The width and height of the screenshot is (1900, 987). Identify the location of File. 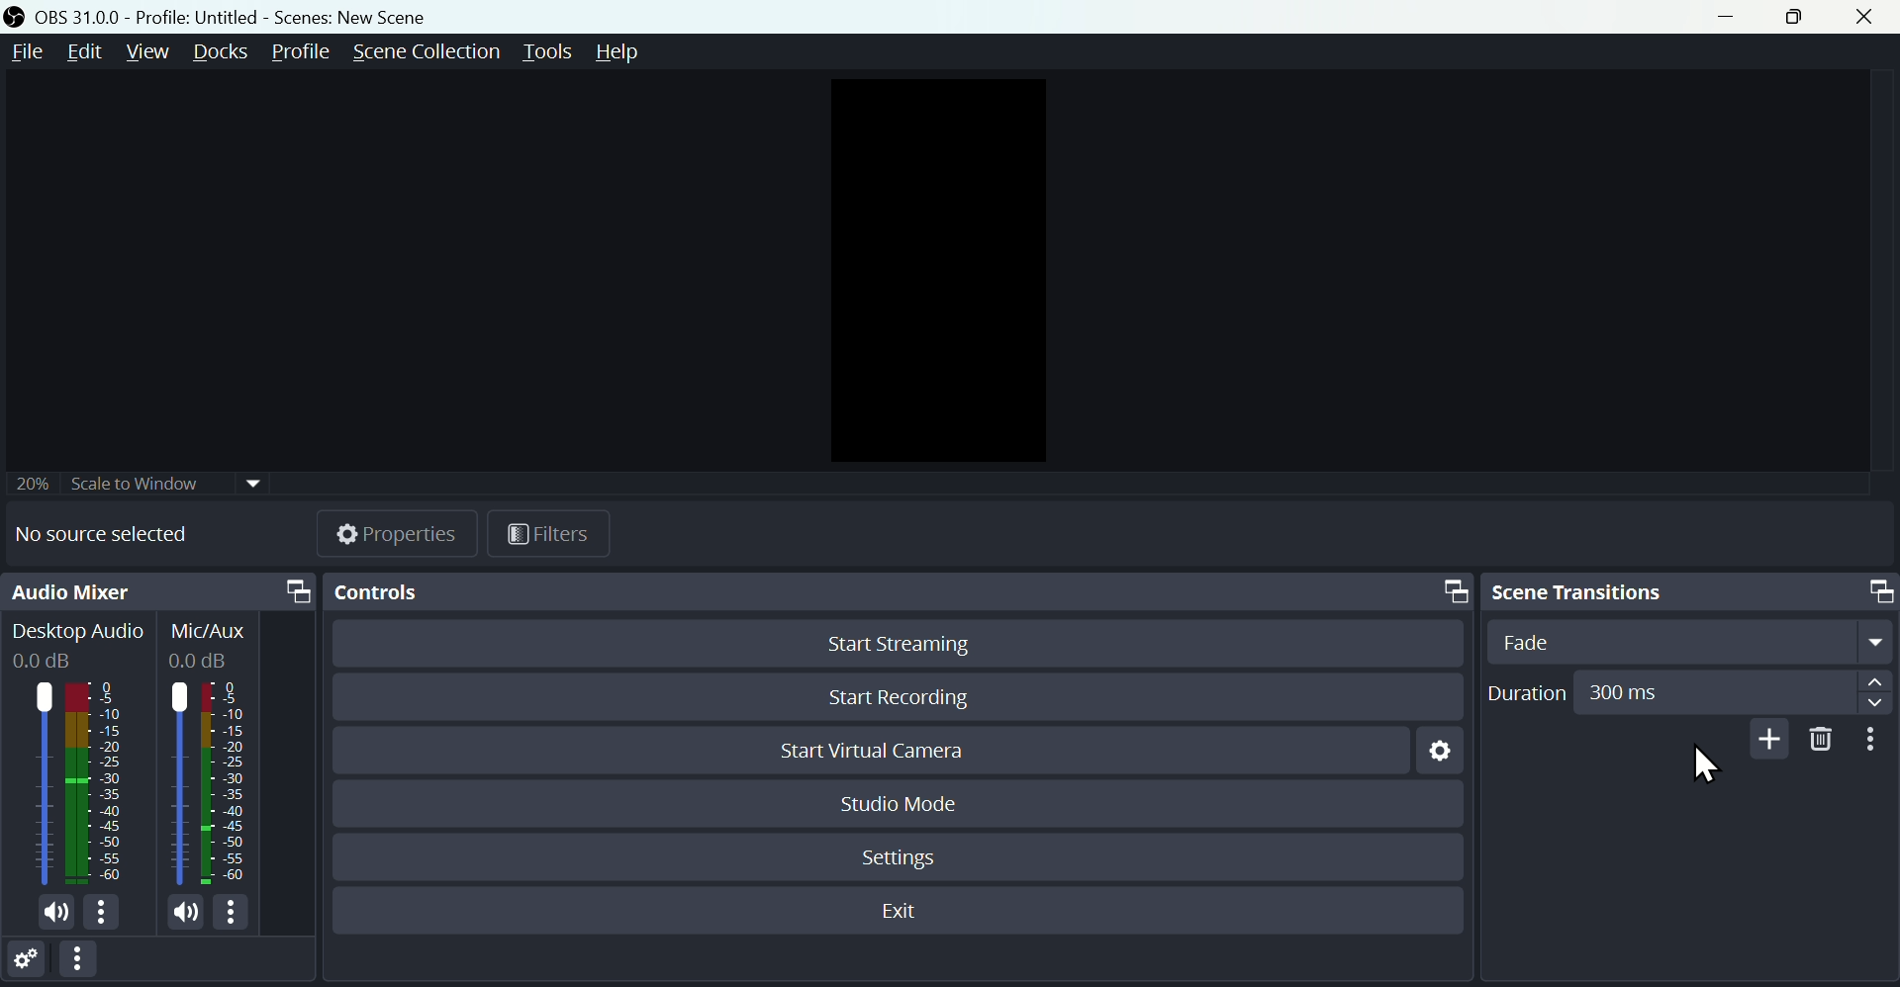
(25, 52).